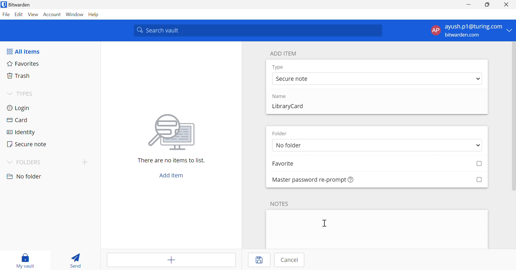 Image resolution: width=516 pixels, height=270 pixels. What do you see at coordinates (288, 261) in the screenshot?
I see `Cancel` at bounding box center [288, 261].